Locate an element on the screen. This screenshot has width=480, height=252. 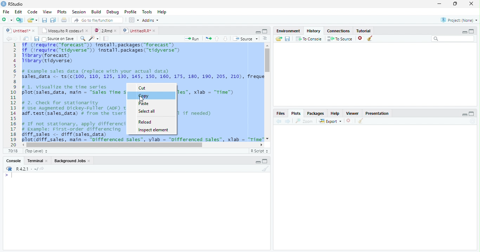
Clean is located at coordinates (265, 169).